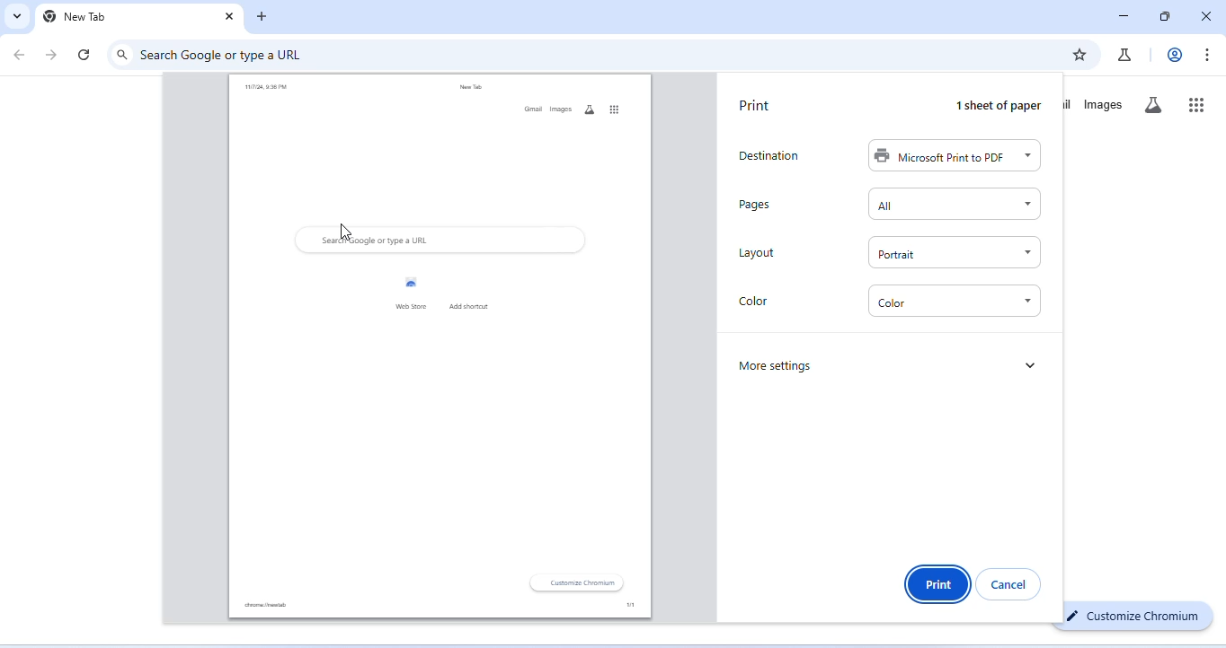  Describe the element at coordinates (1167, 16) in the screenshot. I see `maximize` at that location.